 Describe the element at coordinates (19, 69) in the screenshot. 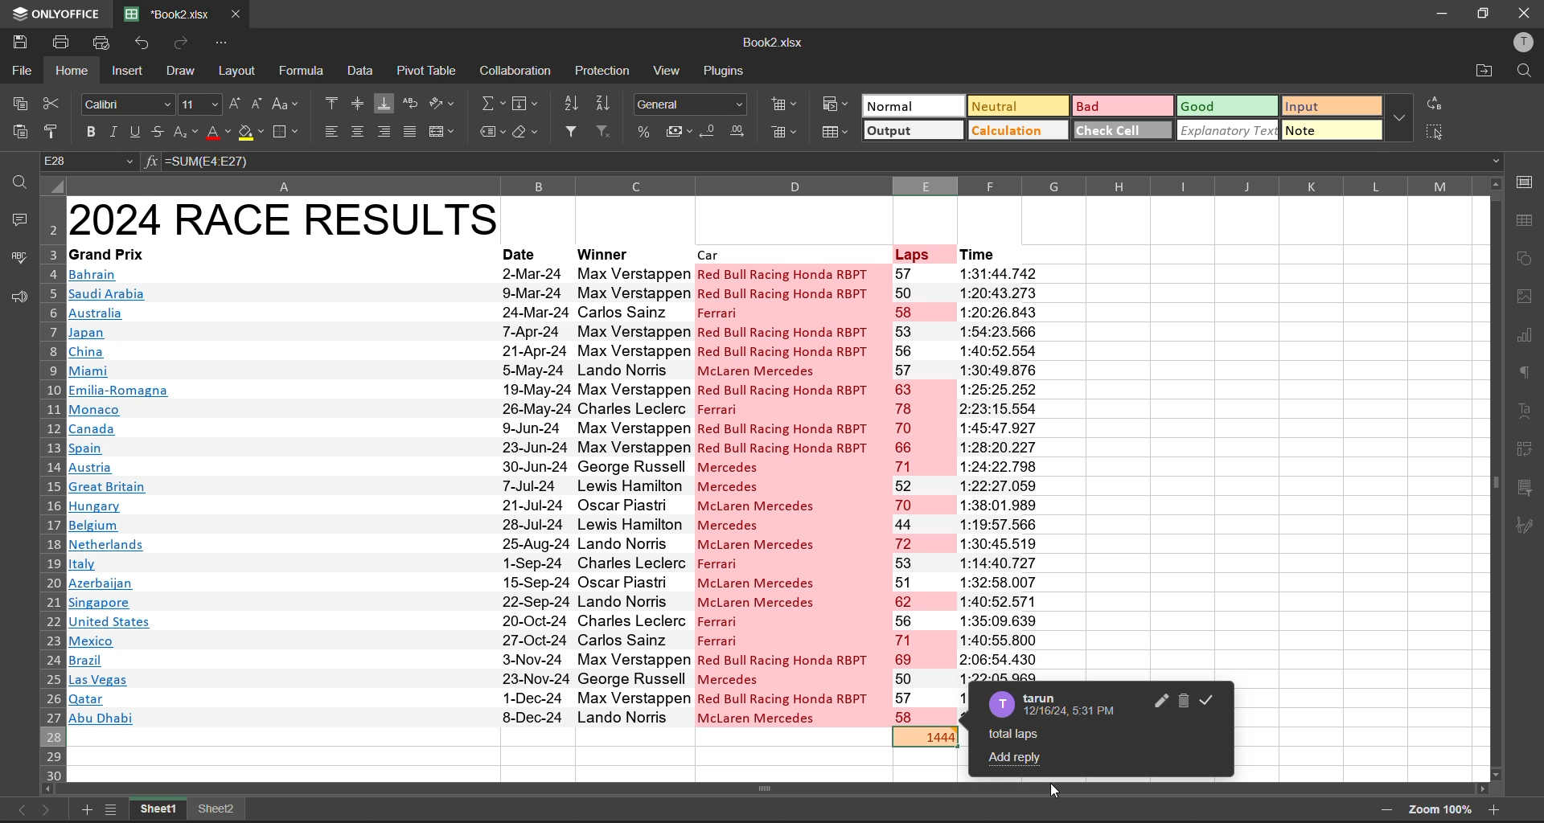

I see `file` at that location.